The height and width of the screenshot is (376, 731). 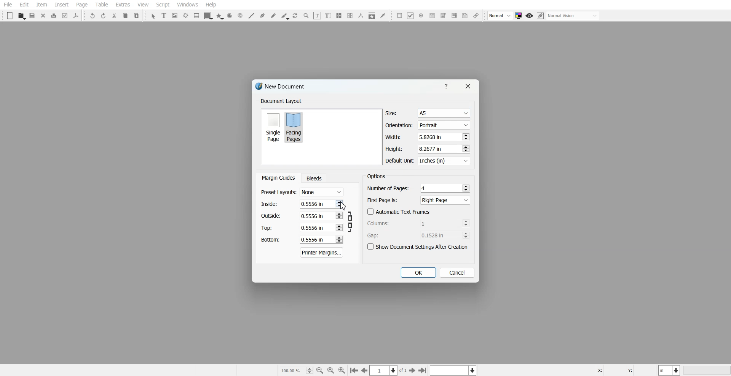 What do you see at coordinates (220, 16) in the screenshot?
I see `Polygon` at bounding box center [220, 16].